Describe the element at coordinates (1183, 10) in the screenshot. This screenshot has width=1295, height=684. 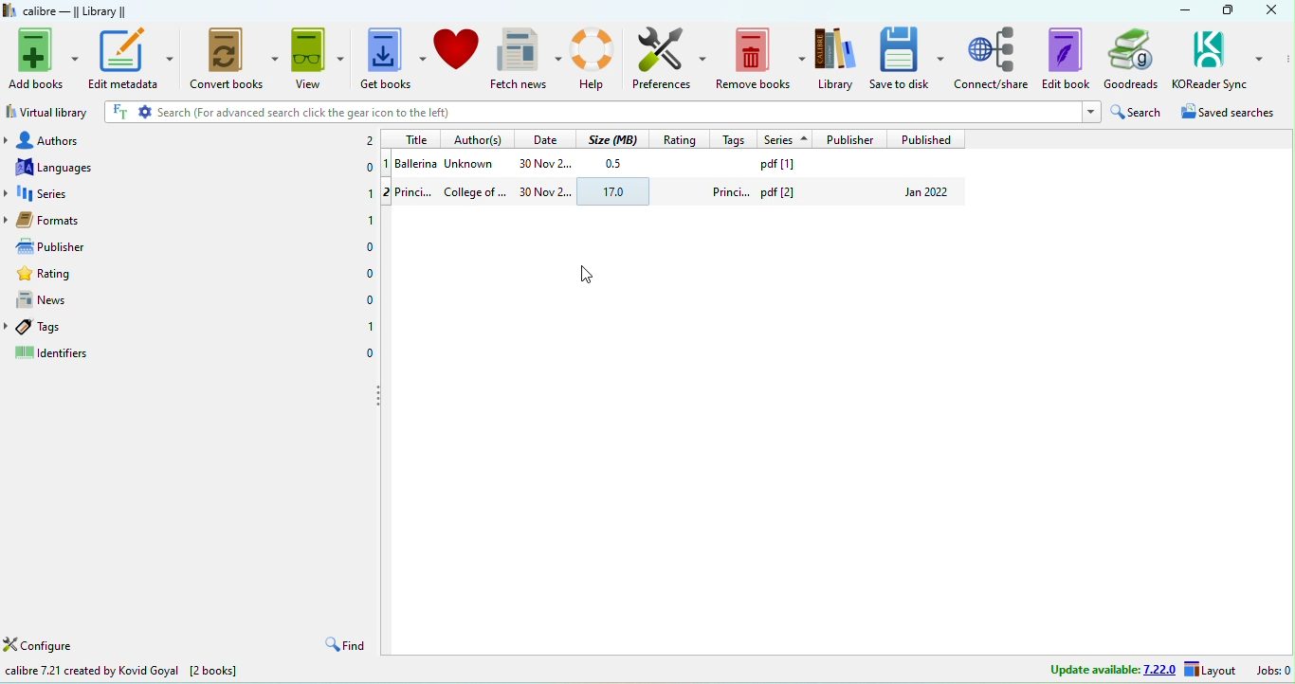
I see `minimize` at that location.